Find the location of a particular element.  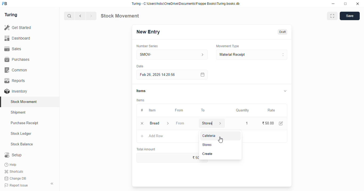

common is located at coordinates (17, 70).